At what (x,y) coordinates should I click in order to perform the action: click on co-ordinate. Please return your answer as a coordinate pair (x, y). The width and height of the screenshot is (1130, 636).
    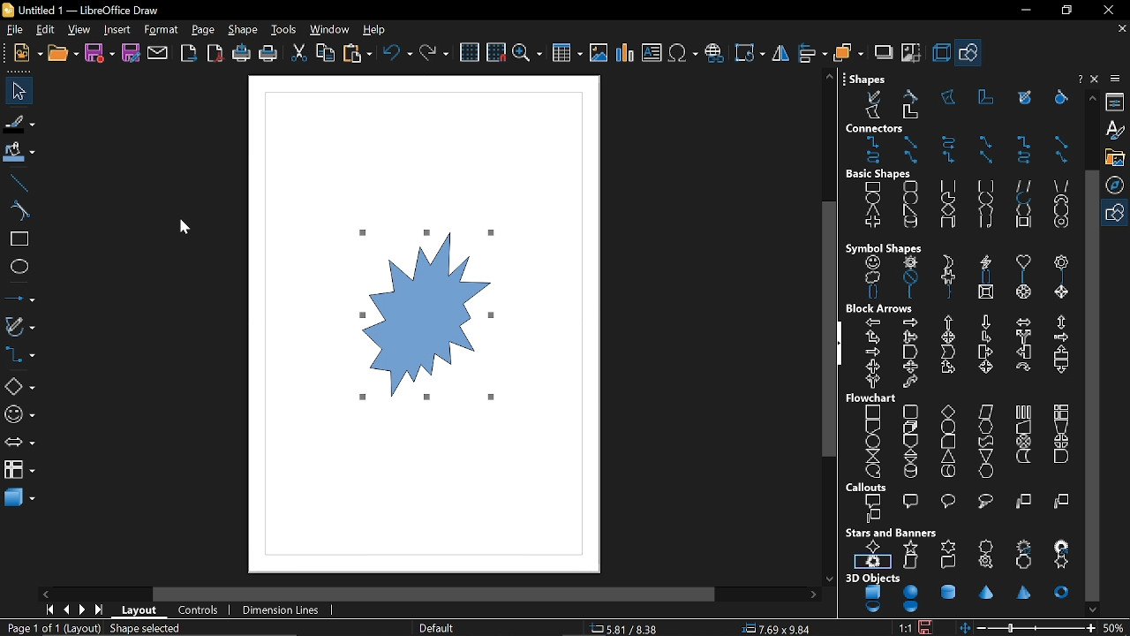
    Looking at the image, I should click on (631, 629).